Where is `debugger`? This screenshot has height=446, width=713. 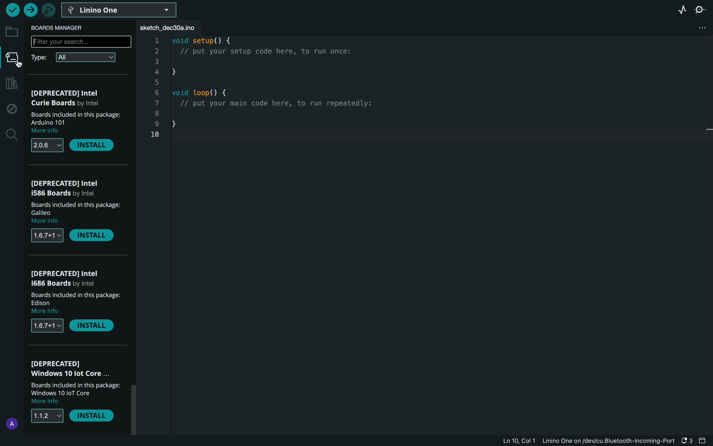 debugger is located at coordinates (47, 9).